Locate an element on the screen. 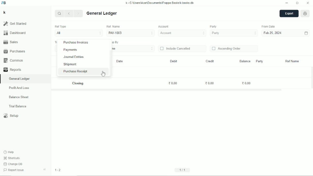 The image size is (313, 176). 0.00 is located at coordinates (173, 83).